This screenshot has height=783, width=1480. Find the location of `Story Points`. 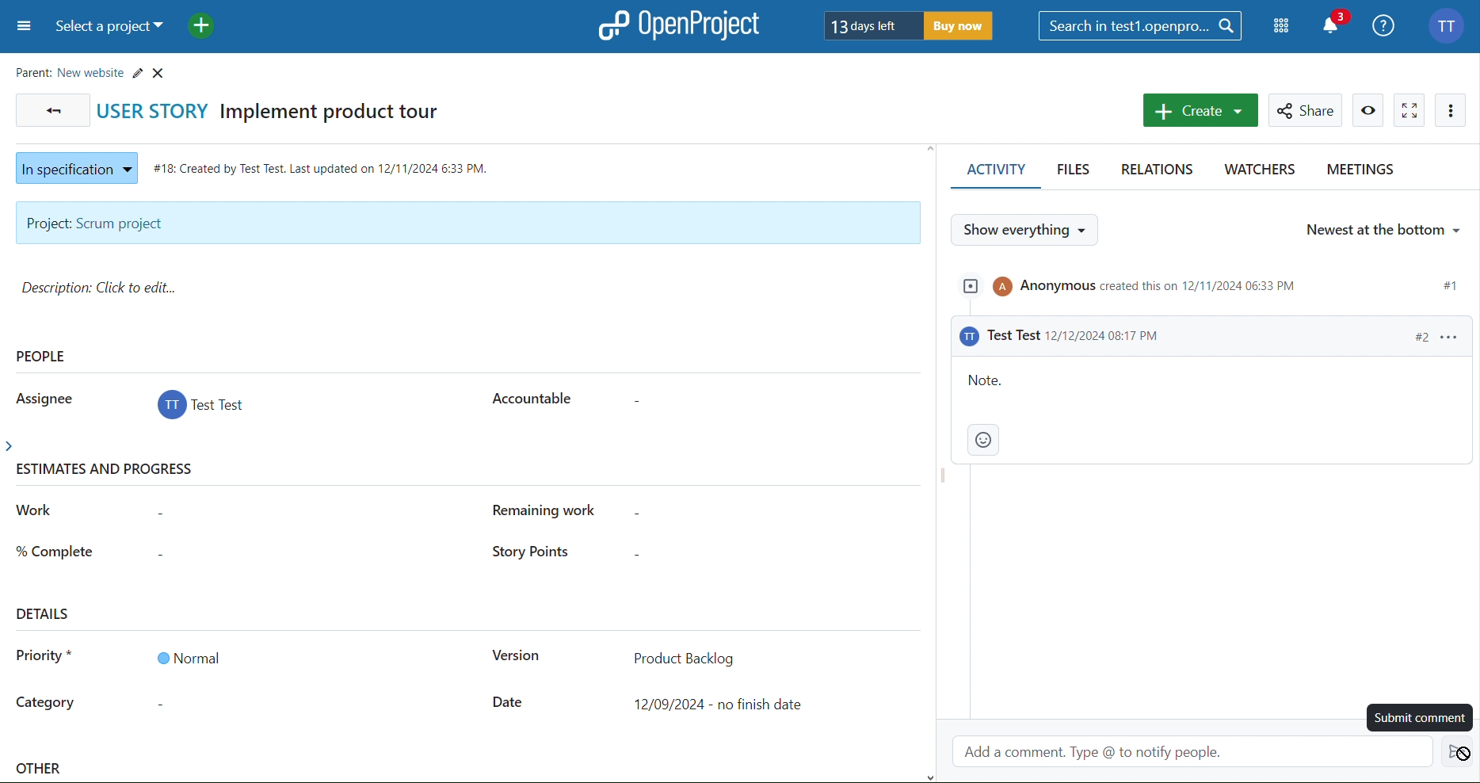

Story Points is located at coordinates (527, 553).